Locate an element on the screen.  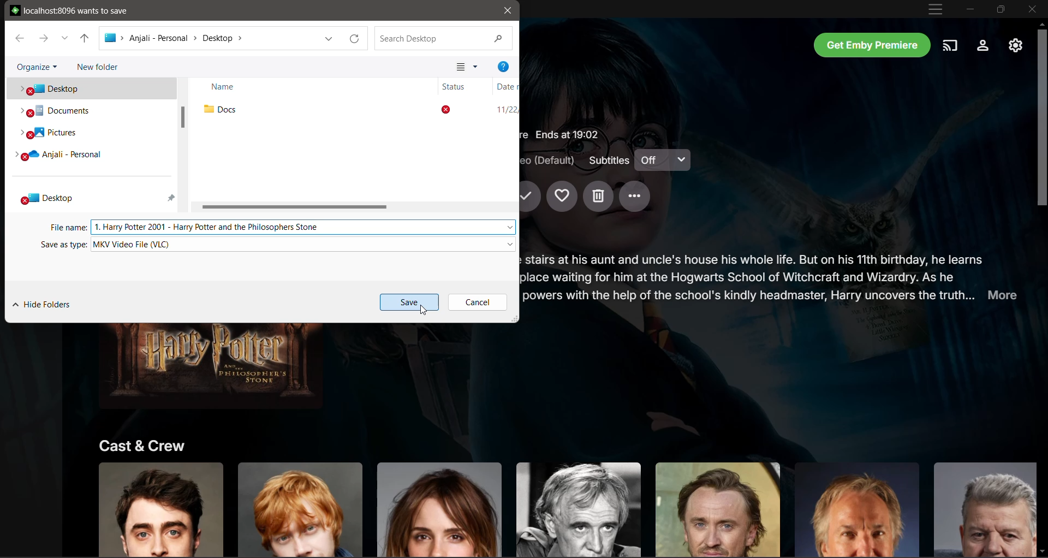
Help is located at coordinates (503, 67).